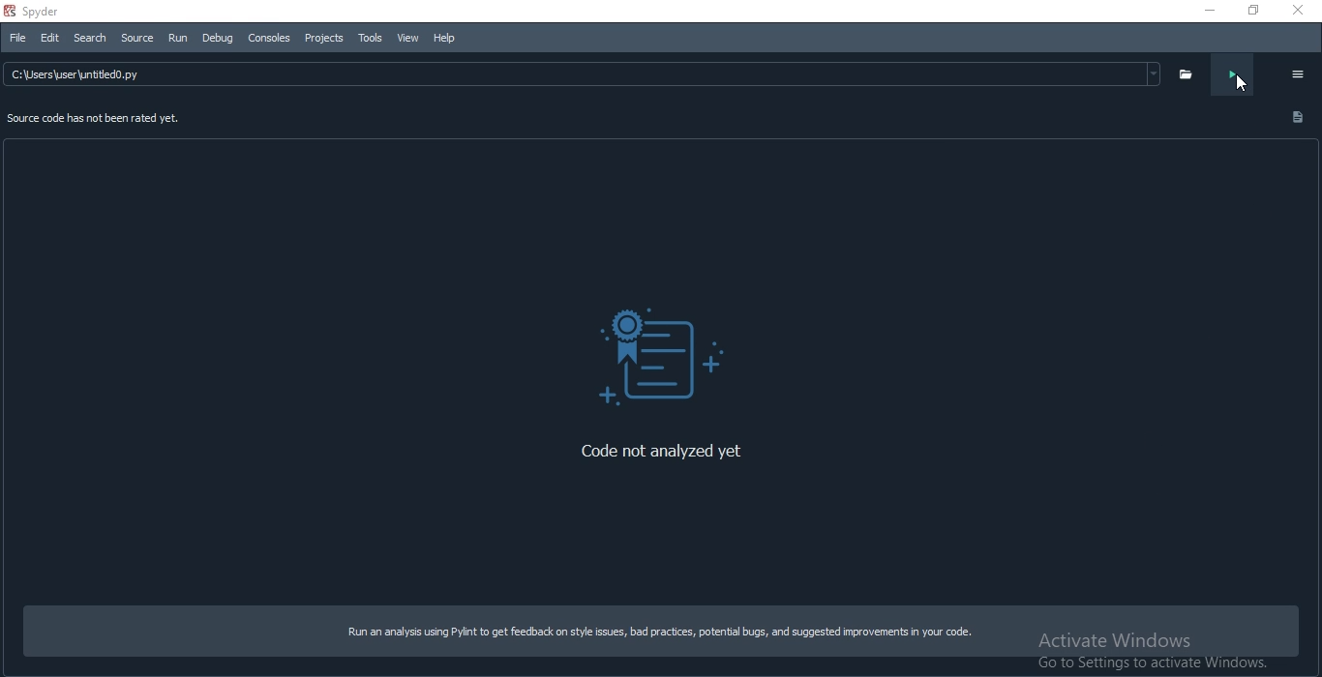 The width and height of the screenshot is (1322, 677). What do you see at coordinates (87, 38) in the screenshot?
I see `search` at bounding box center [87, 38].